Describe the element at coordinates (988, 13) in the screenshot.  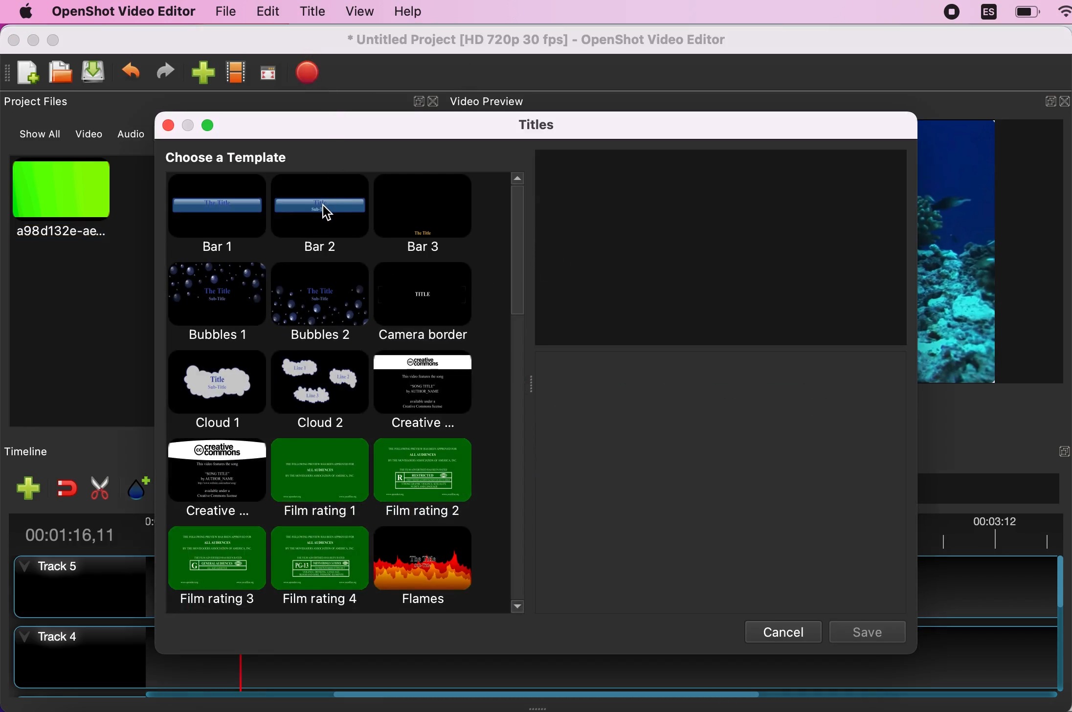
I see `language` at that location.